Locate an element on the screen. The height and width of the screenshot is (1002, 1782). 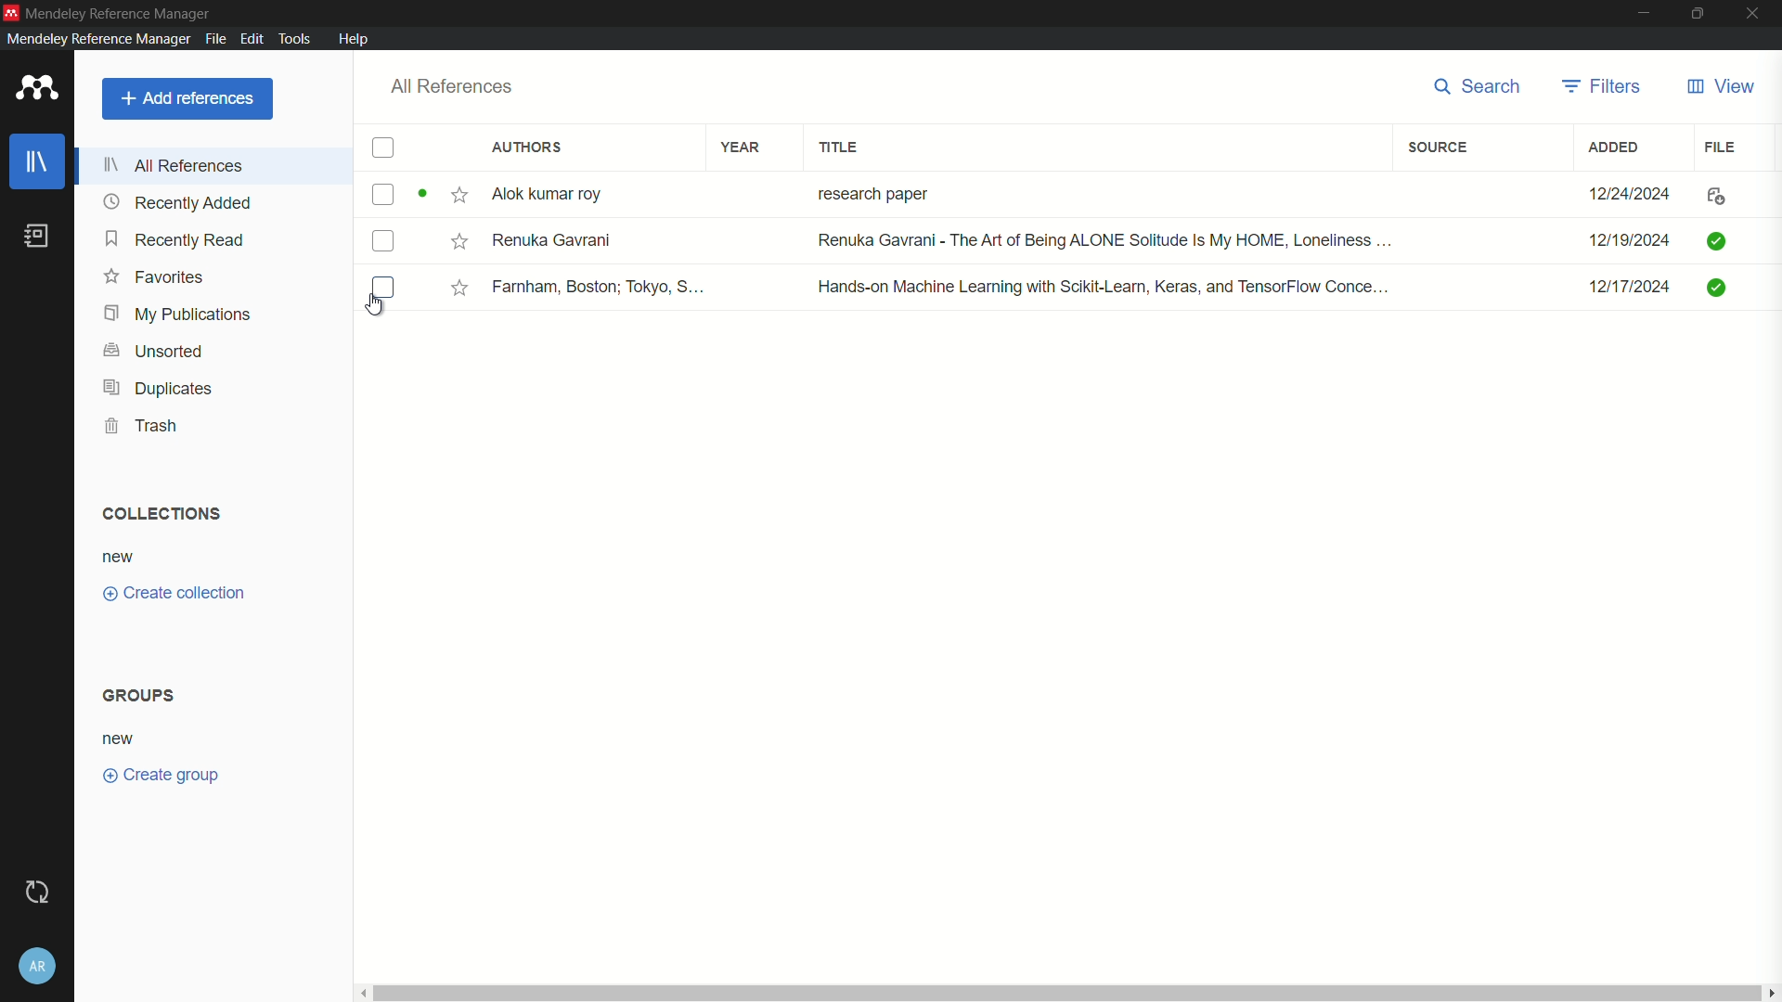
Checkbox is located at coordinates (385, 287).